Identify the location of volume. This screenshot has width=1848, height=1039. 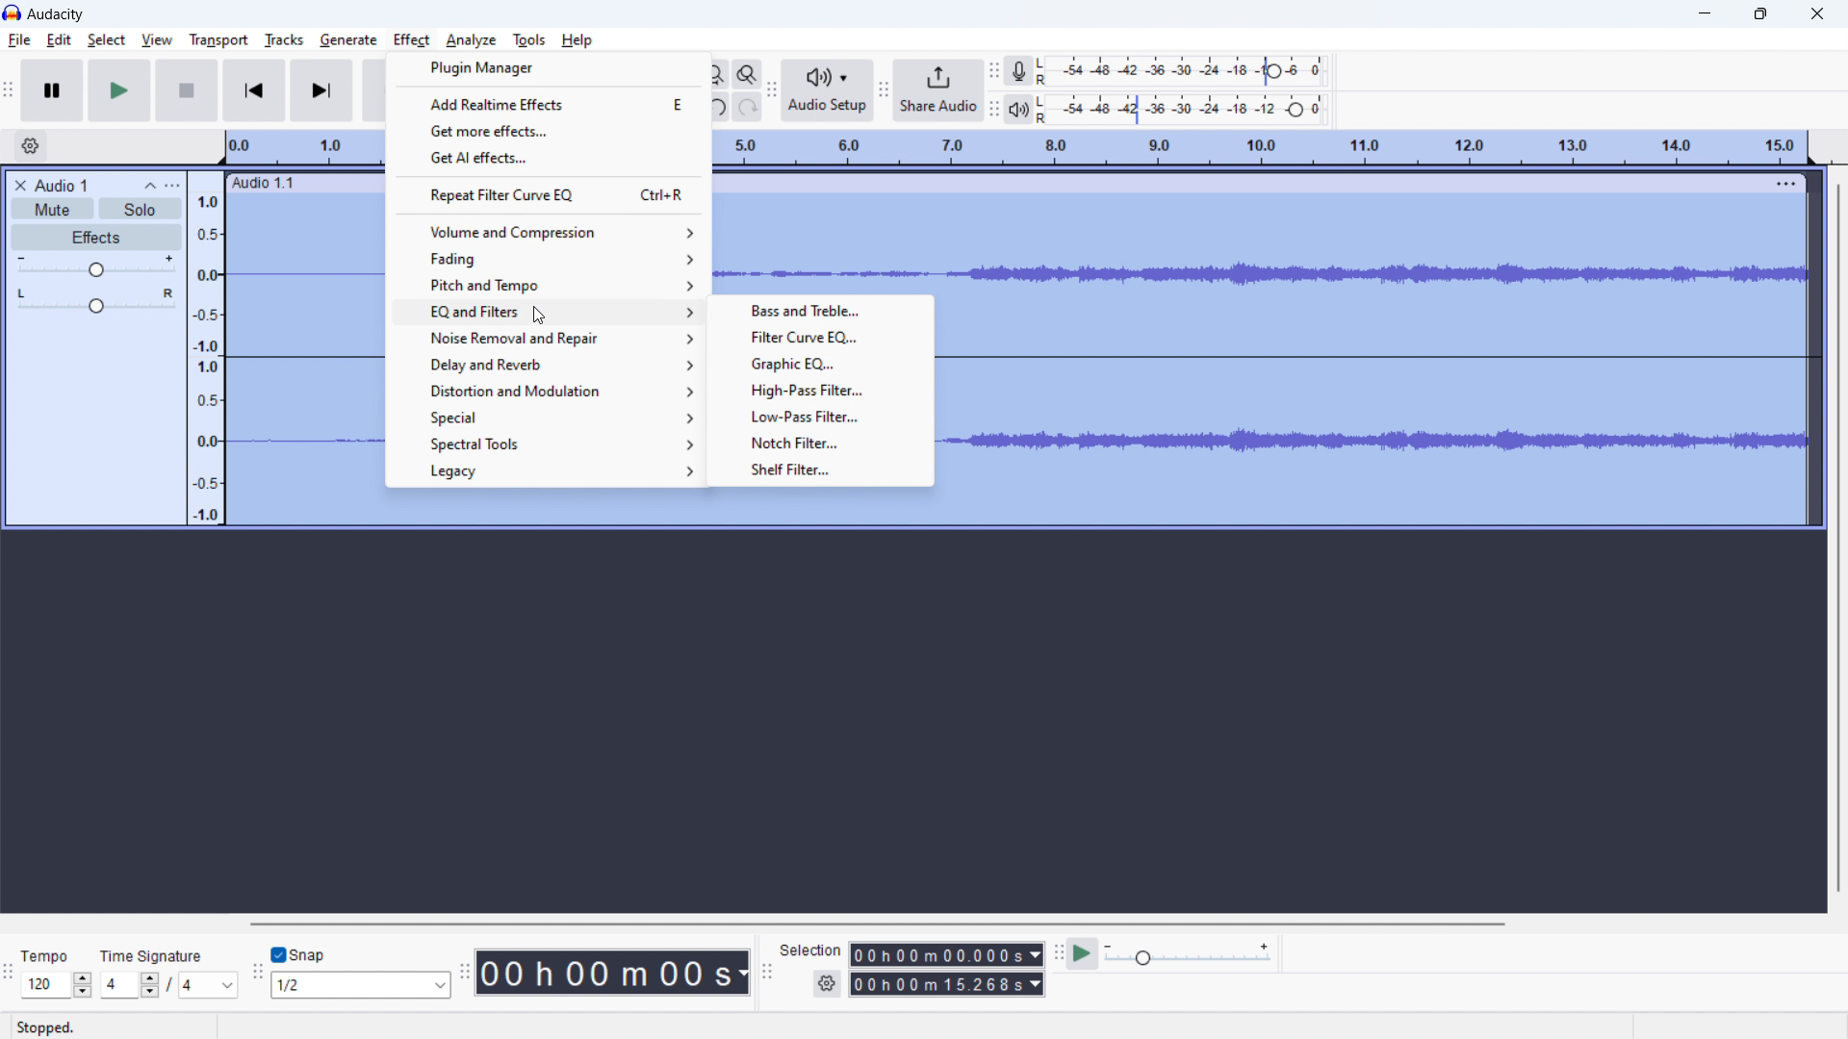
(97, 266).